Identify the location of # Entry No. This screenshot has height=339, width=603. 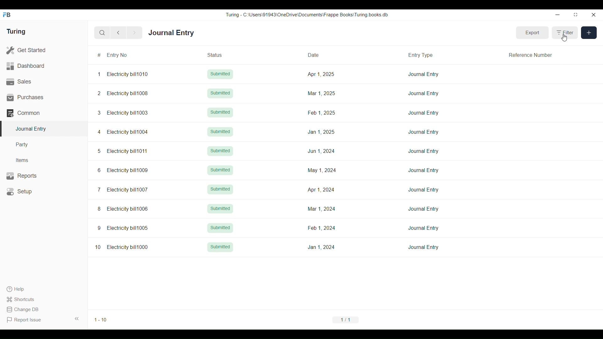
(125, 55).